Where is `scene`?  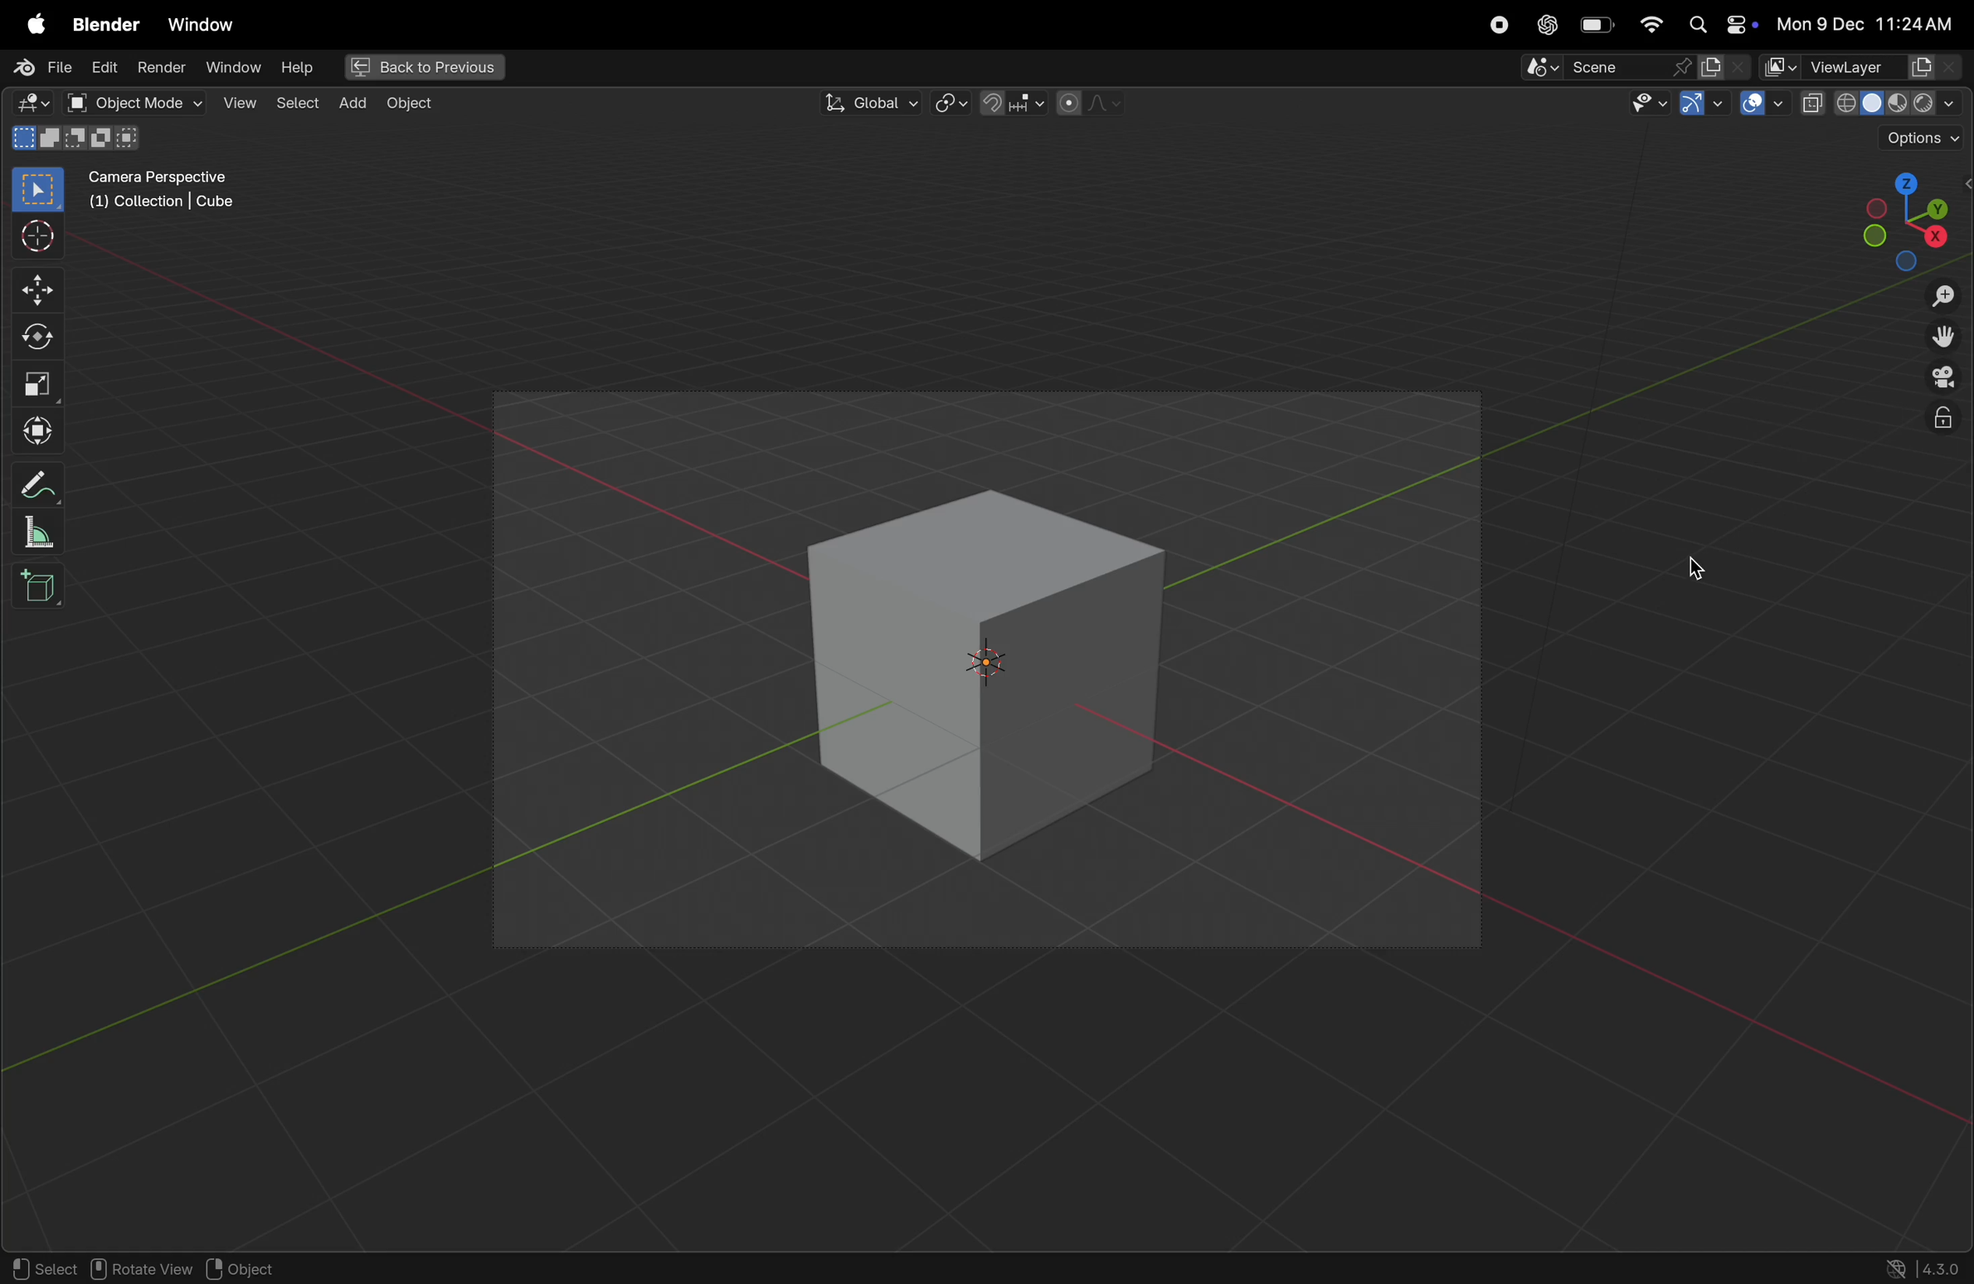
scene is located at coordinates (1607, 68).